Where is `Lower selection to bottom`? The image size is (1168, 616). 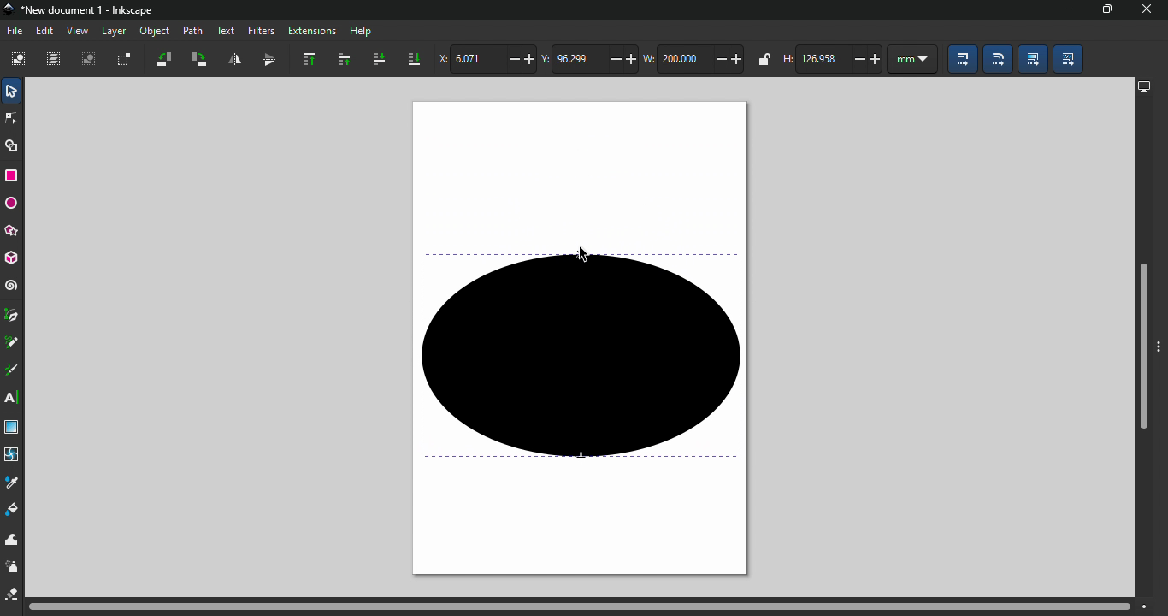
Lower selection to bottom is located at coordinates (412, 61).